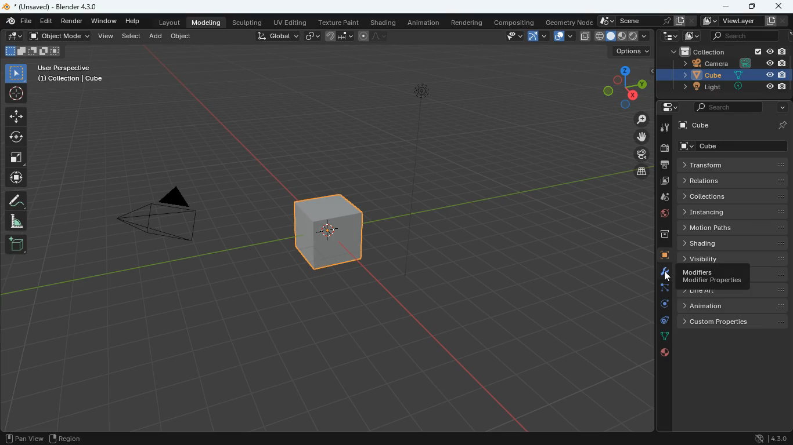 This screenshot has height=445, width=793. What do you see at coordinates (17, 221) in the screenshot?
I see `angle` at bounding box center [17, 221].